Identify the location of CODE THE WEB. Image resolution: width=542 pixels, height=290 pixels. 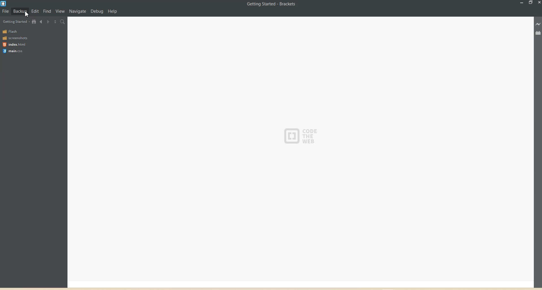
(303, 135).